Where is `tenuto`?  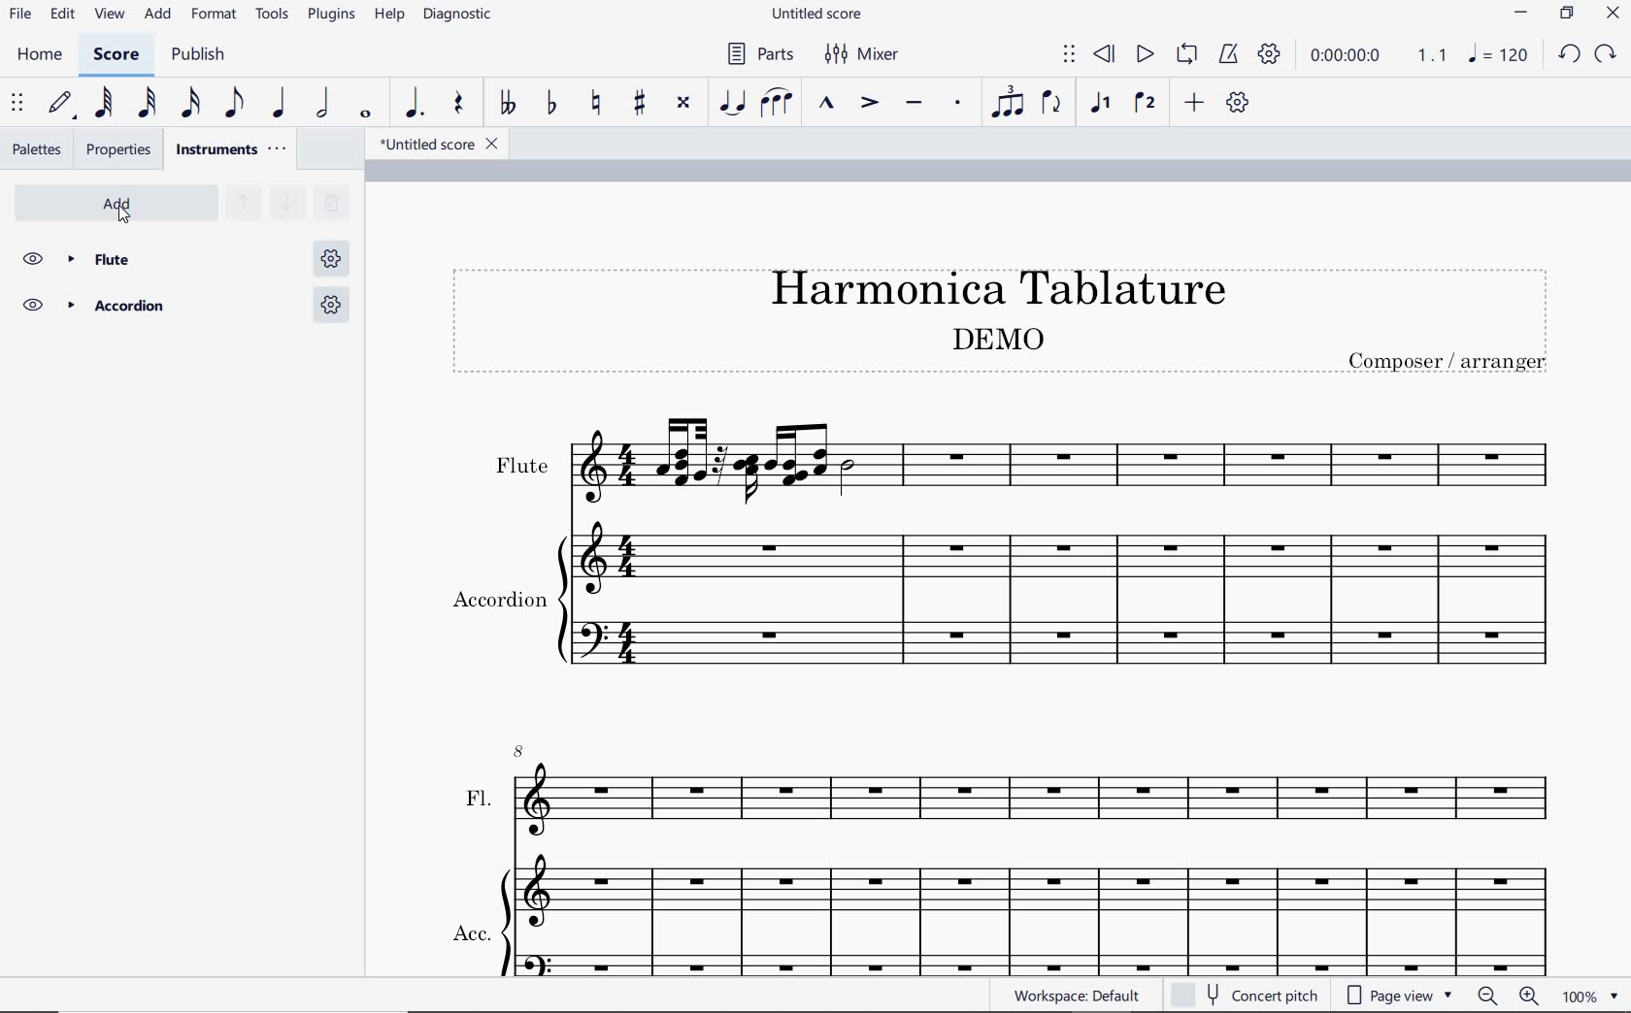 tenuto is located at coordinates (914, 104).